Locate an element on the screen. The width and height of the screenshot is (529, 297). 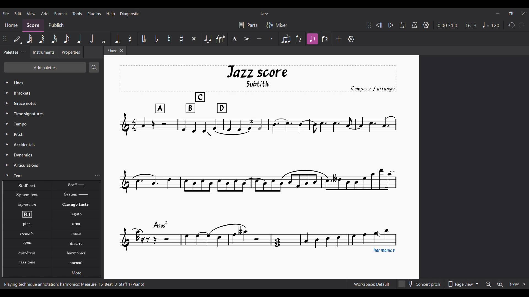
Current tab is located at coordinates (110, 51).